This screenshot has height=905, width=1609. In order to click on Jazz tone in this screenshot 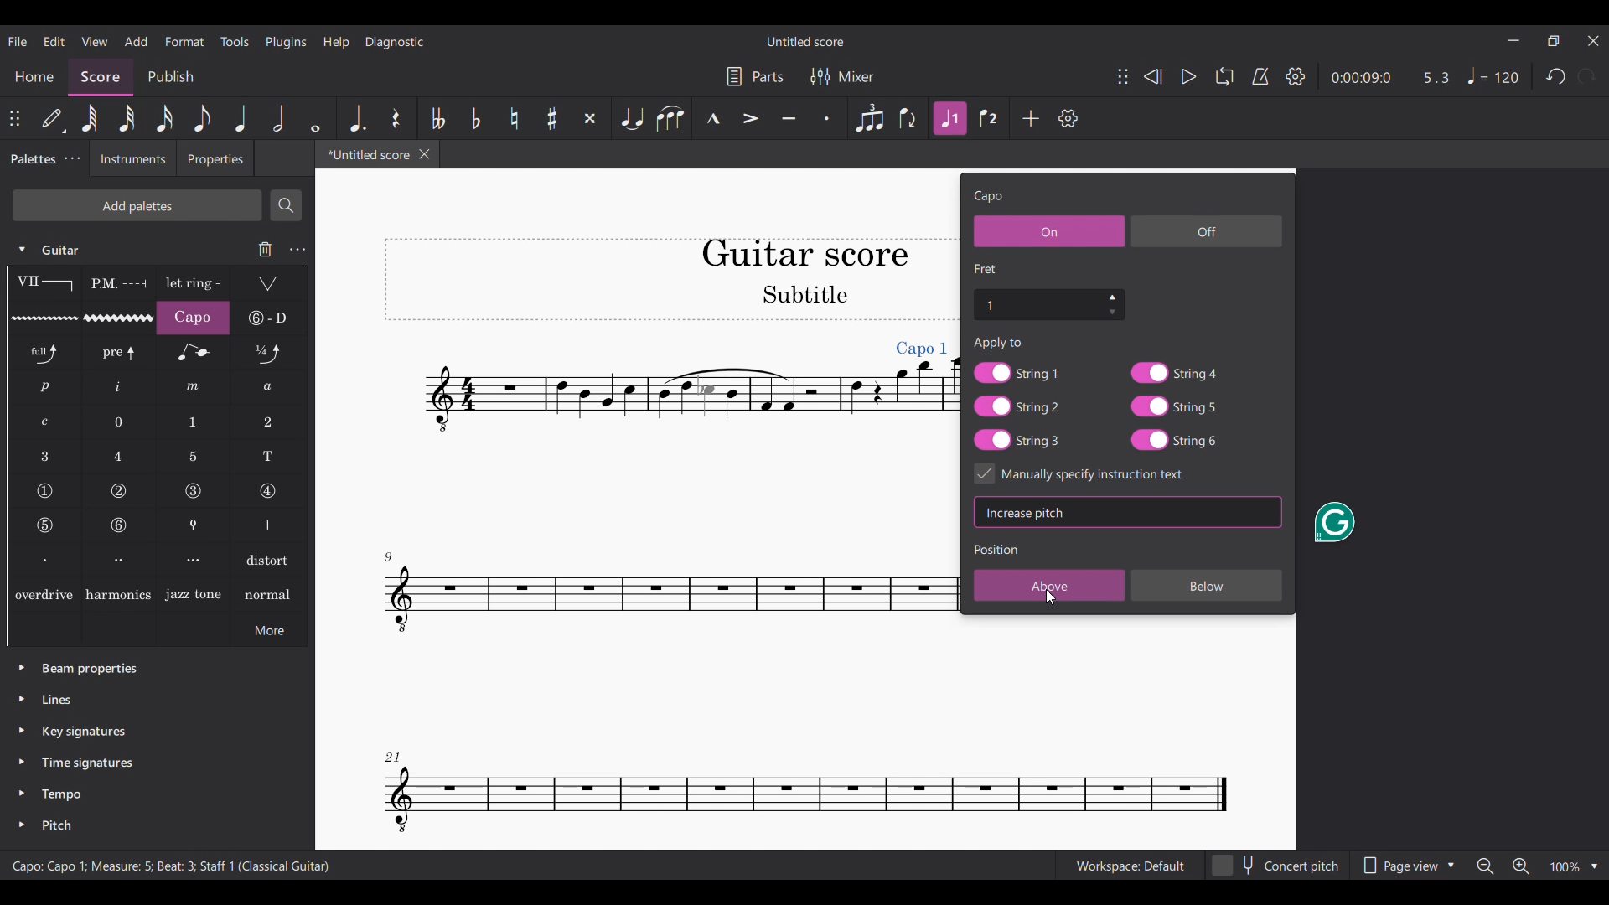, I will do `click(194, 593)`.